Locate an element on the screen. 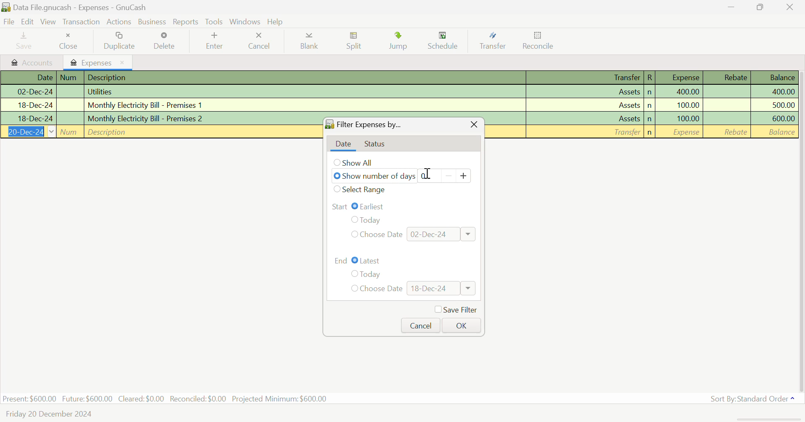  Minimize is located at coordinates (762, 8).